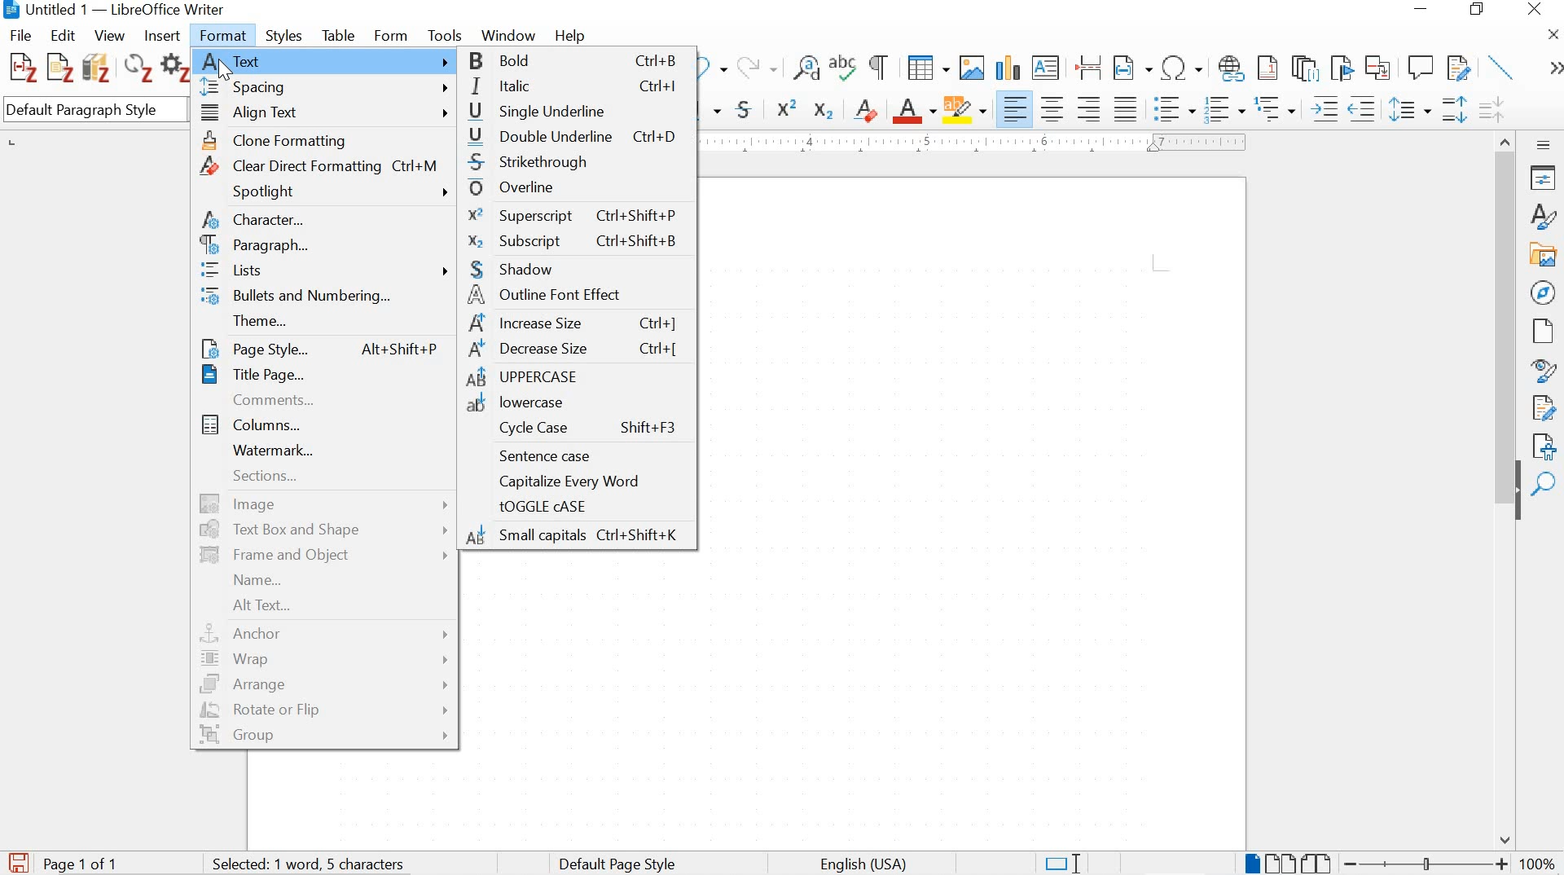 The width and height of the screenshot is (1564, 875). Describe the element at coordinates (1504, 303) in the screenshot. I see `scrollbar` at that location.